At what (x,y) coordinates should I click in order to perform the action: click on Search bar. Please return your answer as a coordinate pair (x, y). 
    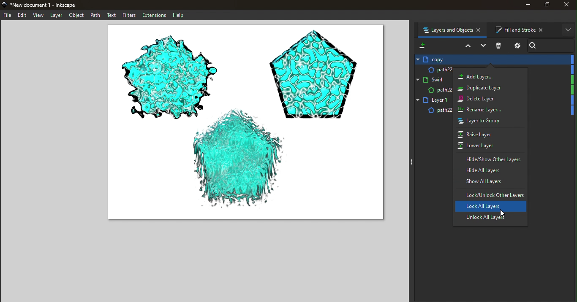
    Looking at the image, I should click on (553, 45).